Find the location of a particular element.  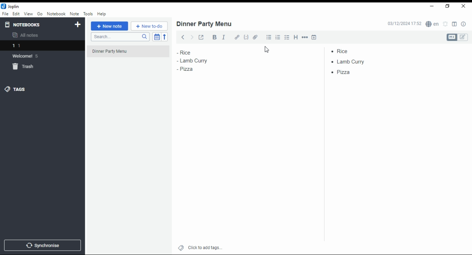

attach file is located at coordinates (256, 37).